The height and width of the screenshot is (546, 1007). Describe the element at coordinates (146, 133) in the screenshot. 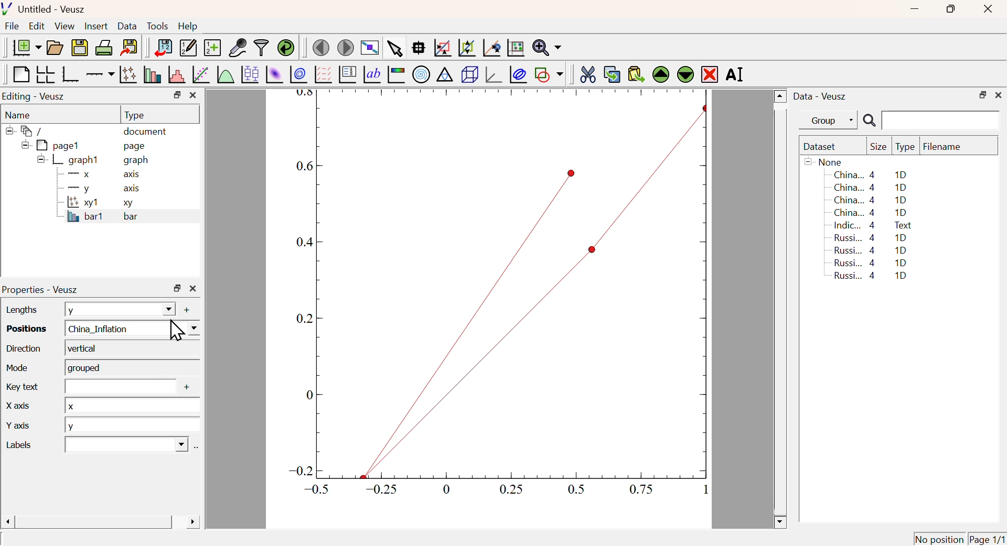

I see `document` at that location.